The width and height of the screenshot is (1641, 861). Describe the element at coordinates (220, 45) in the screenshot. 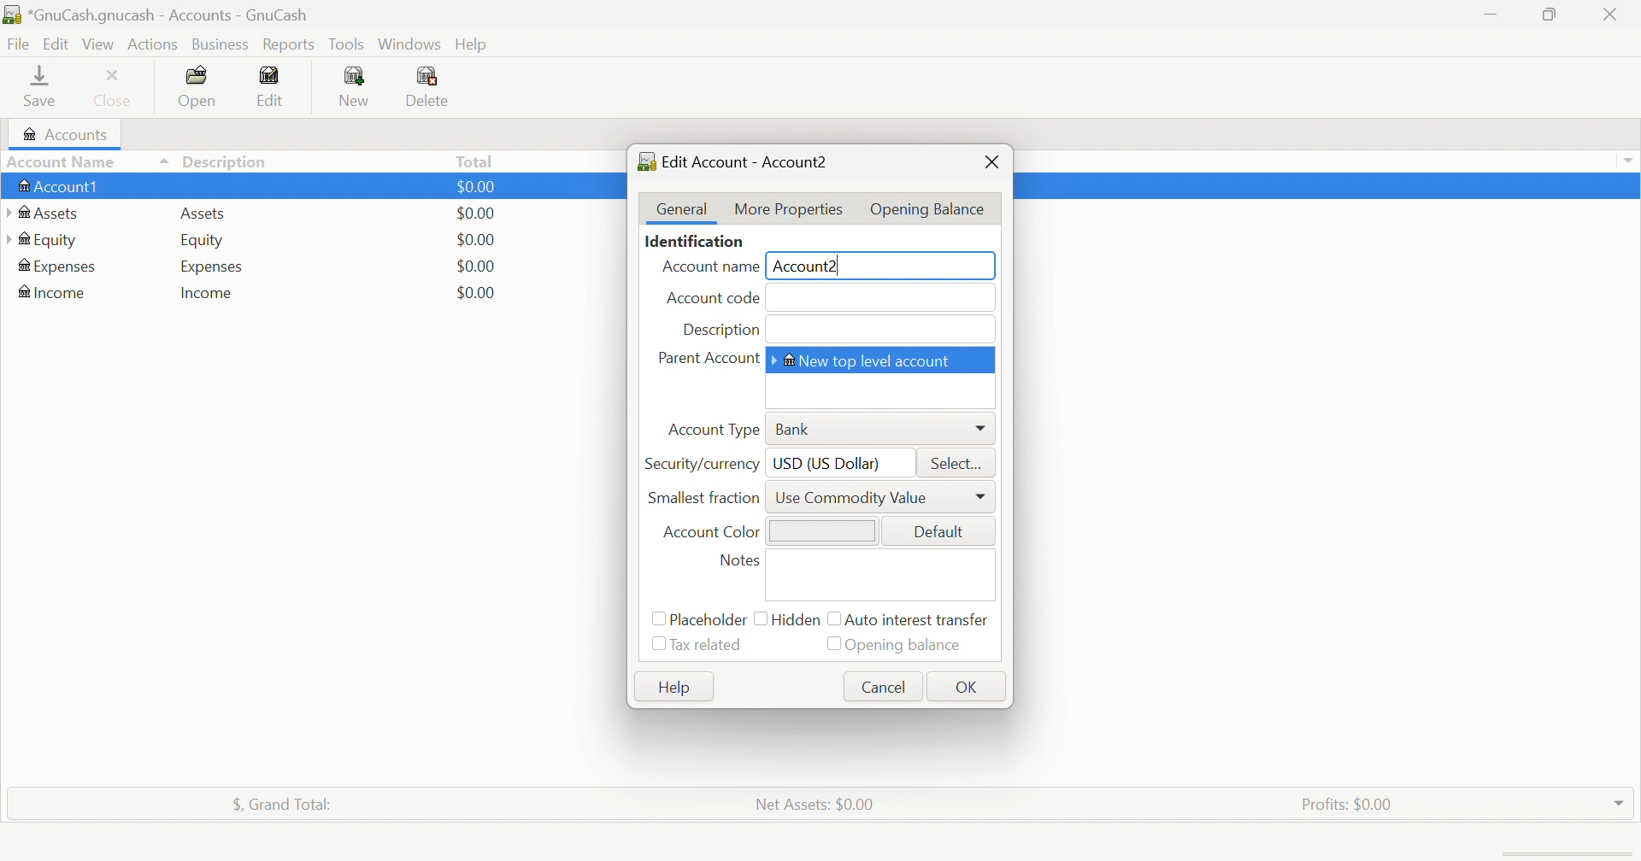

I see `Business` at that location.